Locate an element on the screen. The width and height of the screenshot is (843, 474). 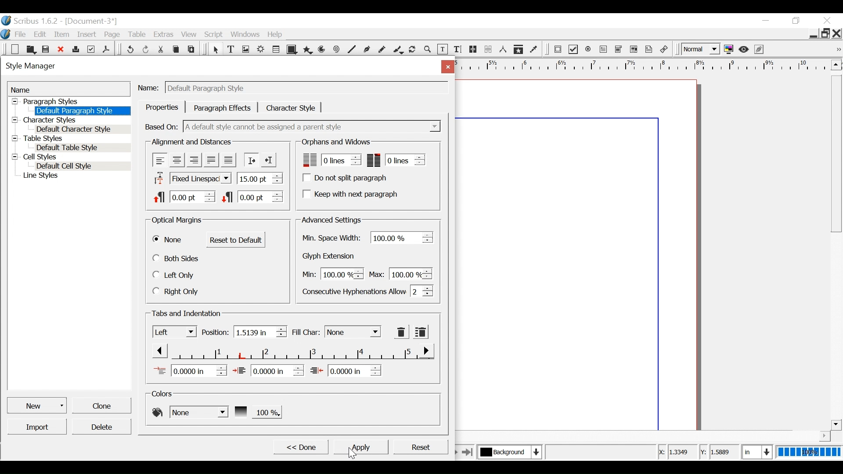
Ensure that the first line of the paragraph wont end up seperated is located at coordinates (330, 160).